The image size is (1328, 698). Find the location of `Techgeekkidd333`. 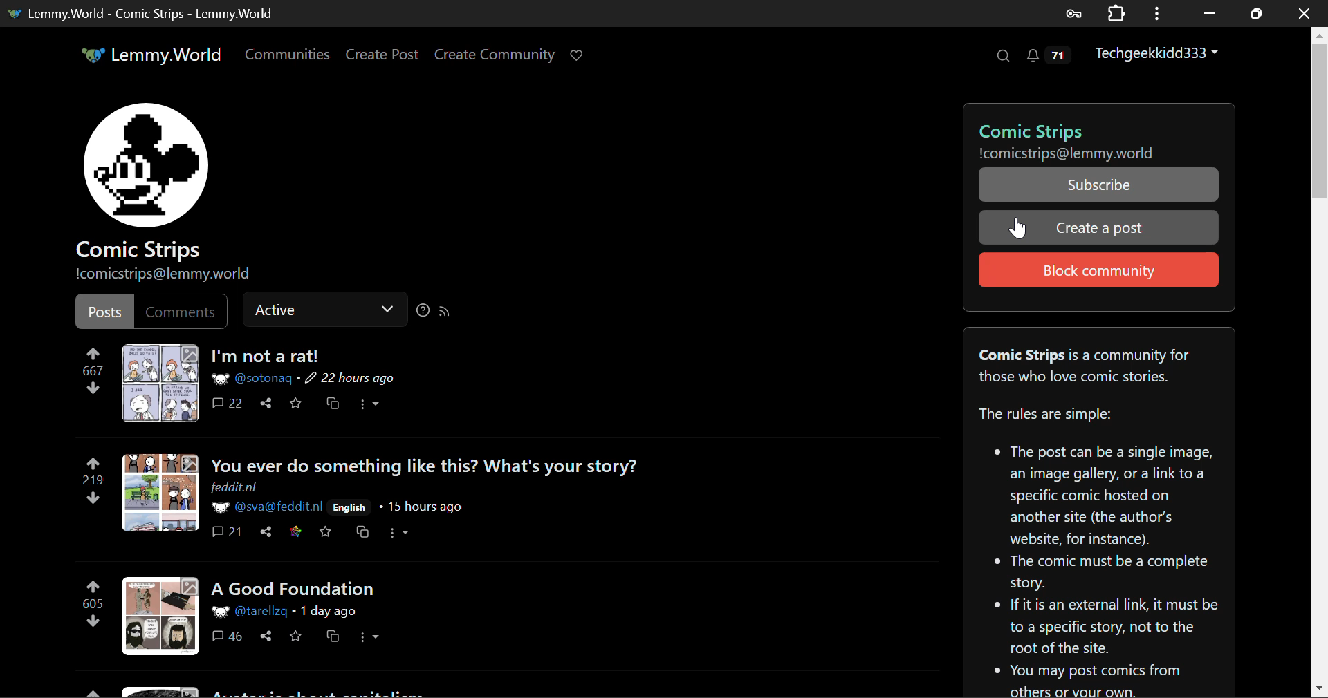

Techgeekkidd333 is located at coordinates (1154, 55).